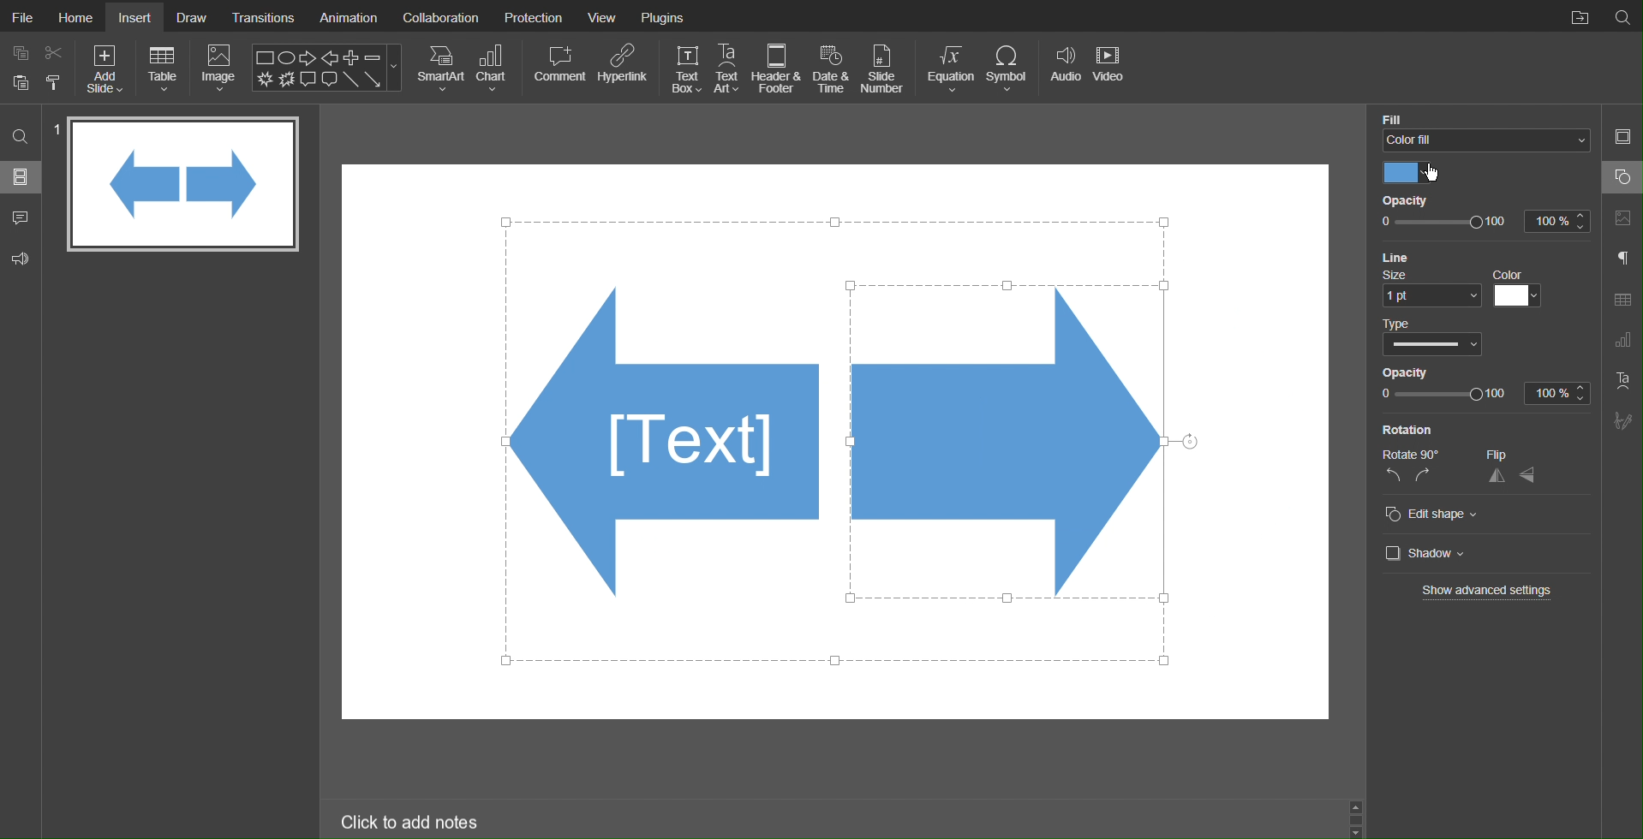 Image resolution: width=1643 pixels, height=839 pixels. Describe the element at coordinates (1430, 554) in the screenshot. I see `Shadow` at that location.